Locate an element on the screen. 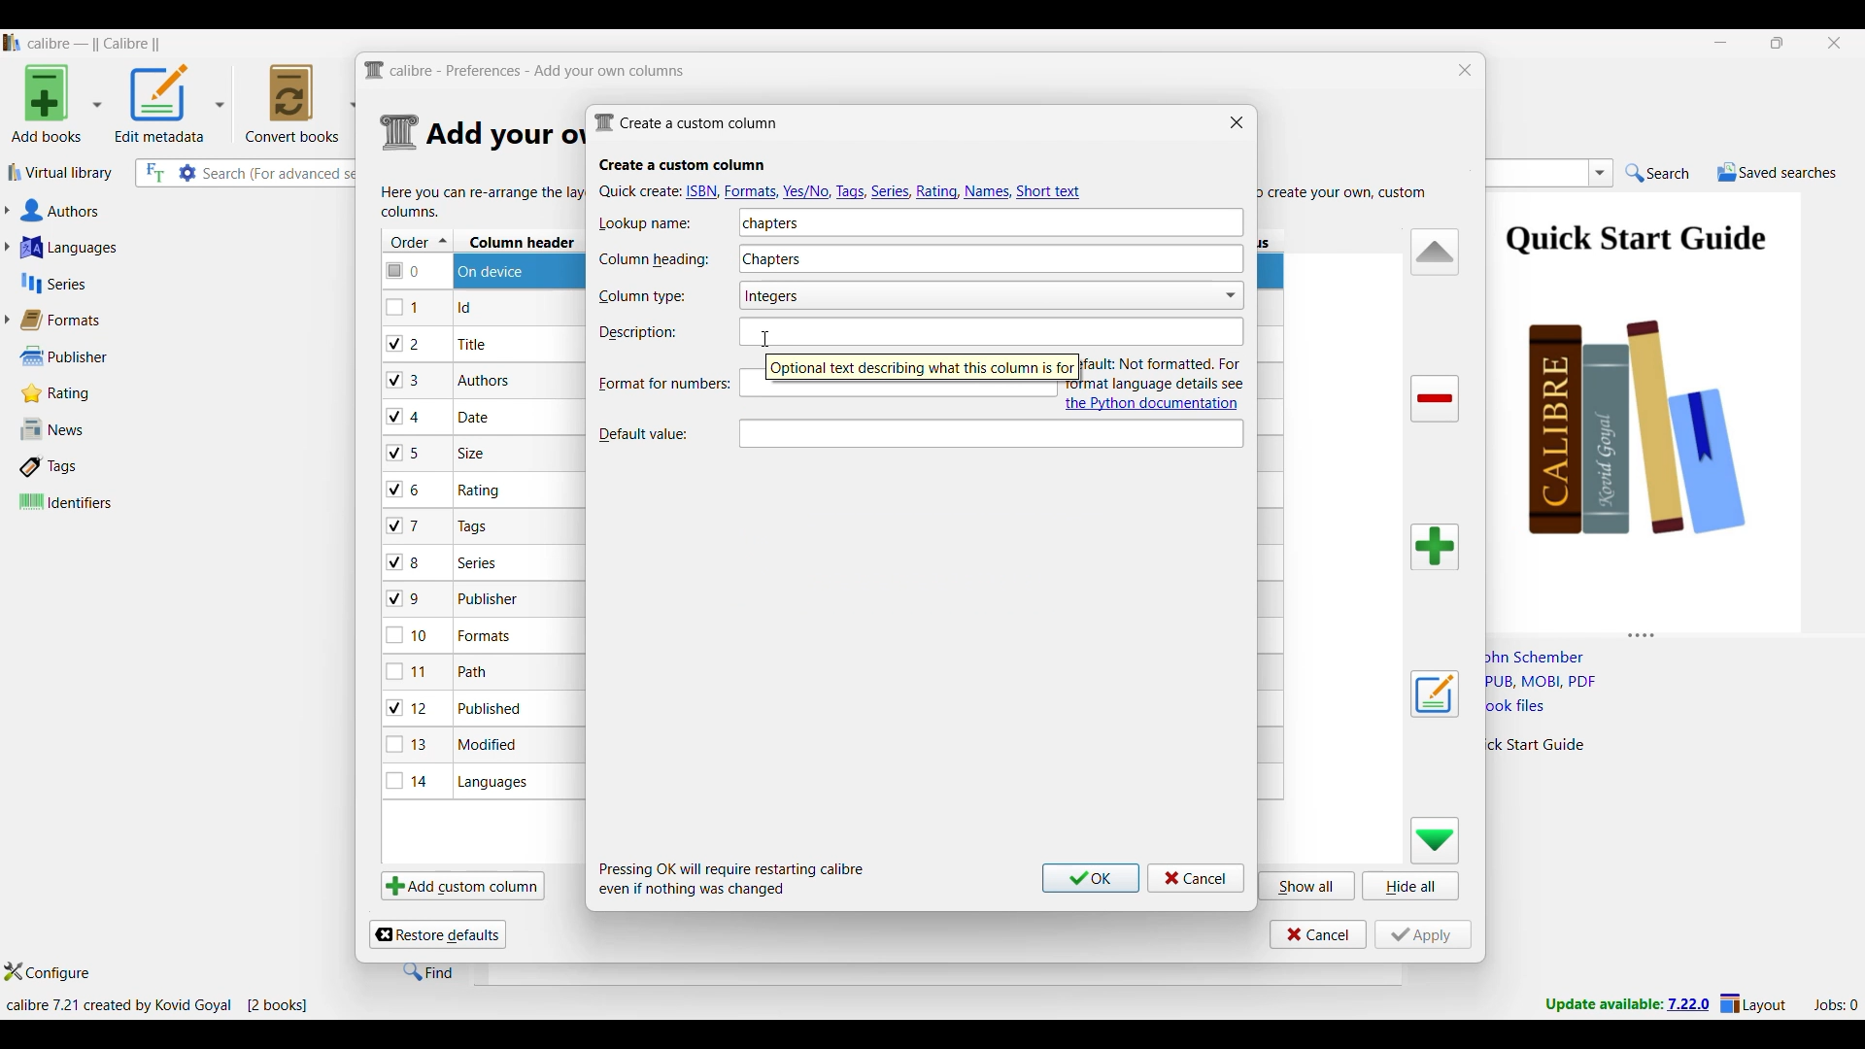 The width and height of the screenshot is (1865, 1049). Search is located at coordinates (1658, 174).